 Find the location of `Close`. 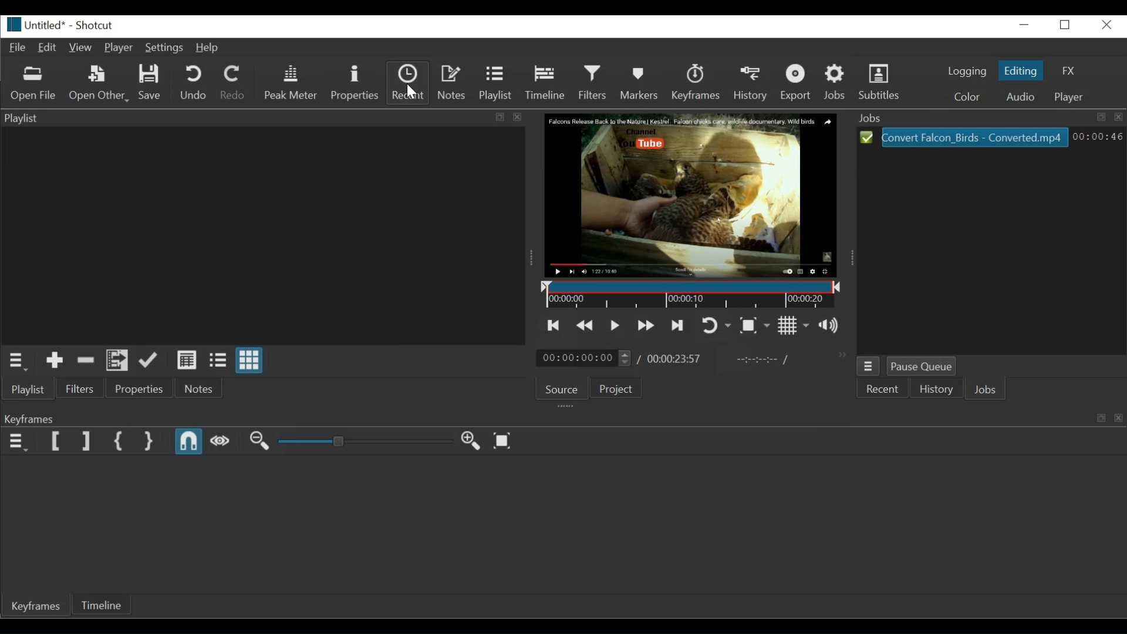

Close is located at coordinates (1108, 22).